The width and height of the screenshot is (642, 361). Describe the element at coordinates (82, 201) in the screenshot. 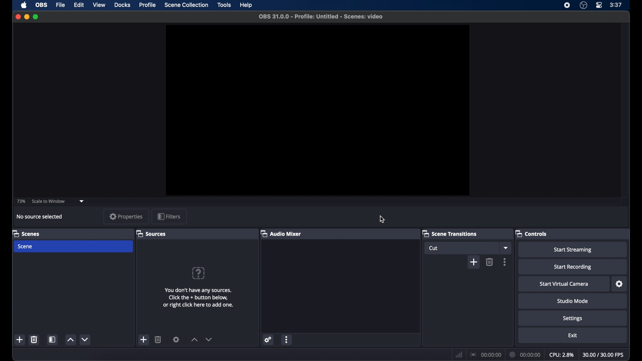

I see `dropdown` at that location.